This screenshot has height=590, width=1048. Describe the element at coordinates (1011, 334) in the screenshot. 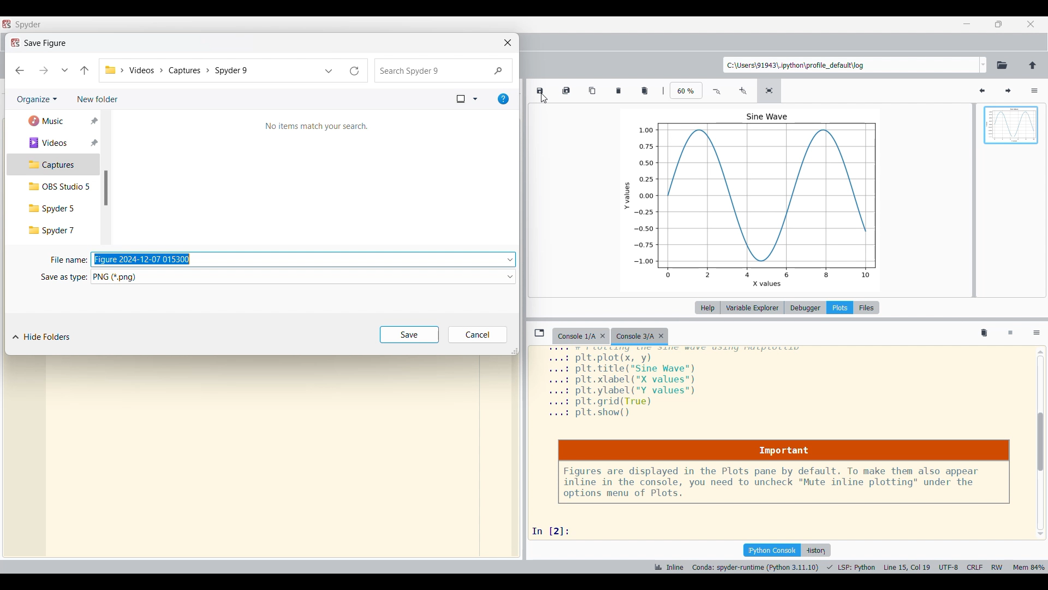

I see `Interrupt kernel` at that location.